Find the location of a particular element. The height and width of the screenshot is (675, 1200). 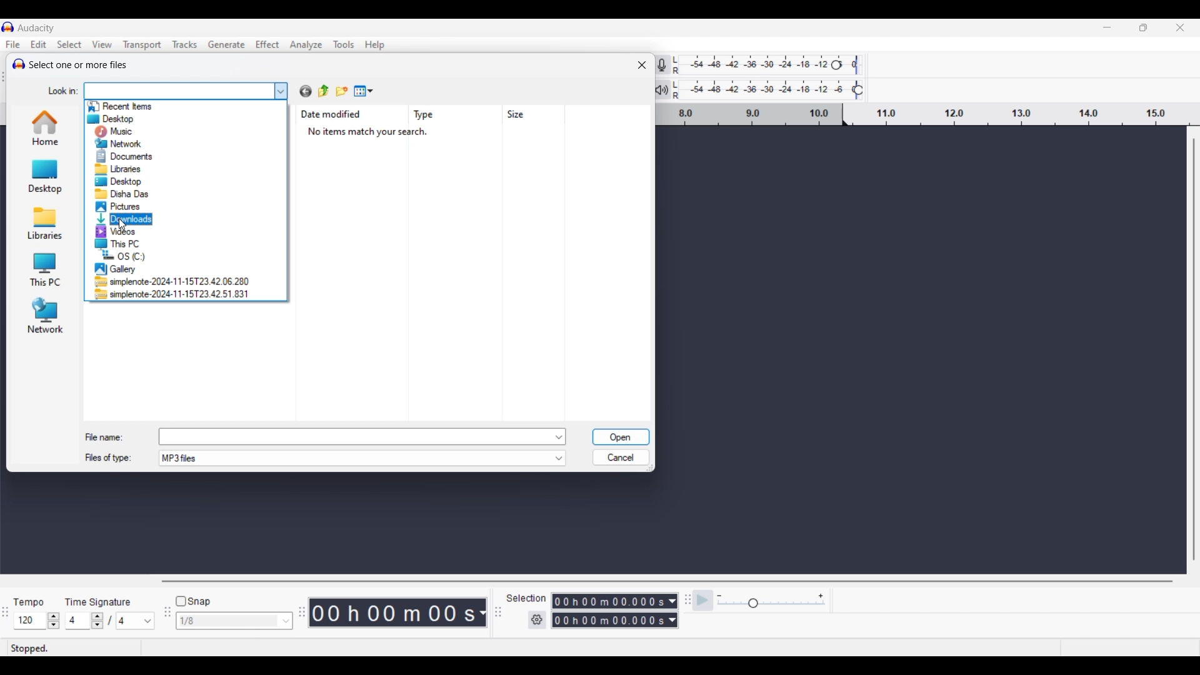

 Desktop is located at coordinates (119, 119).